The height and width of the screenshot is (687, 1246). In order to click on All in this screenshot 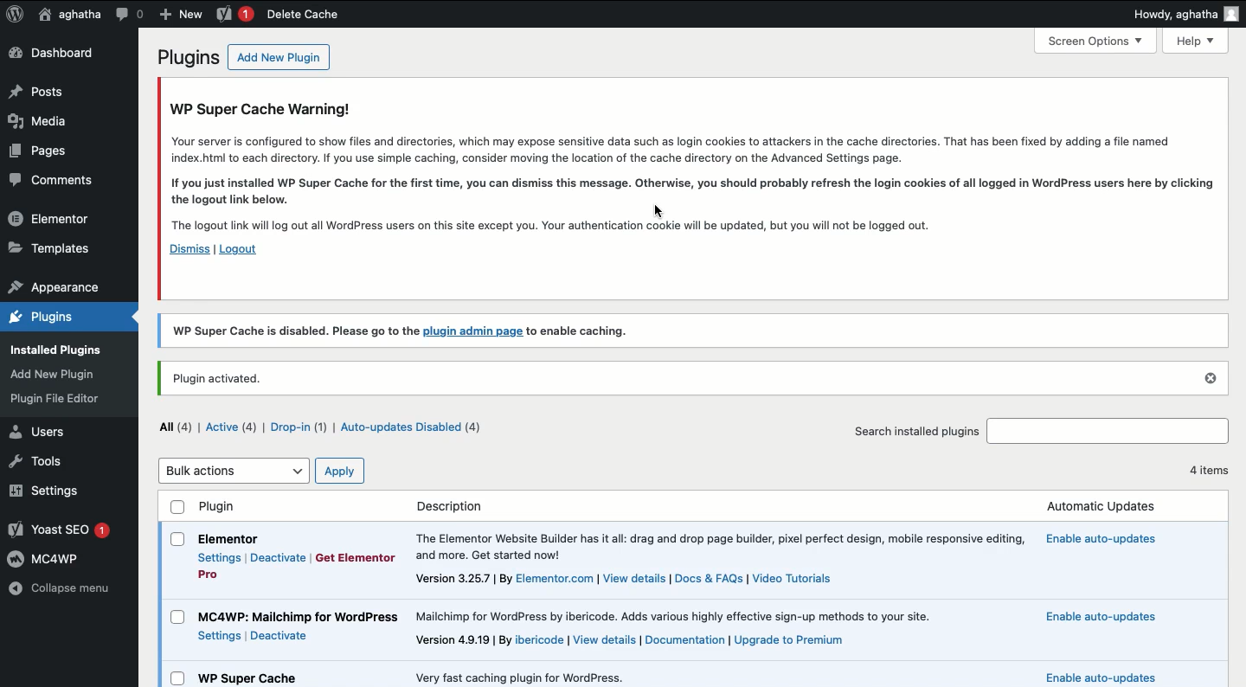, I will do `click(176, 427)`.